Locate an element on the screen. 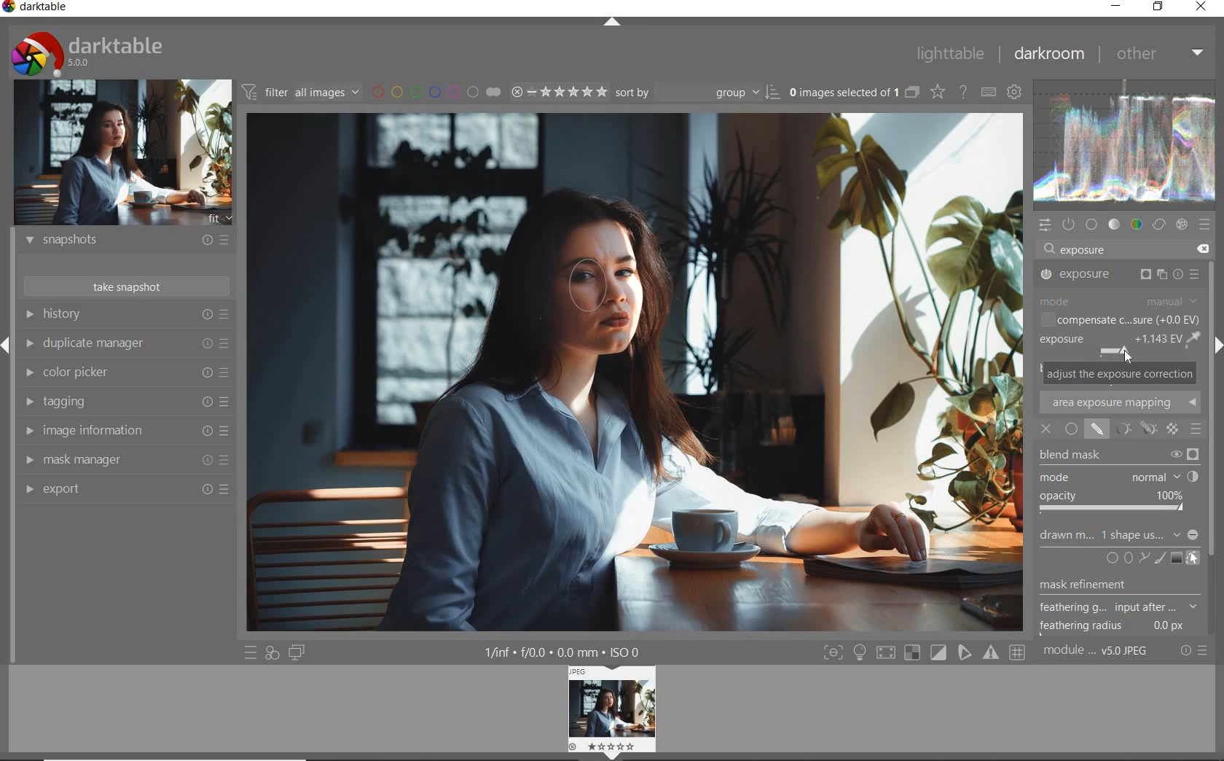 The image size is (1224, 761). enable online help is located at coordinates (964, 92).